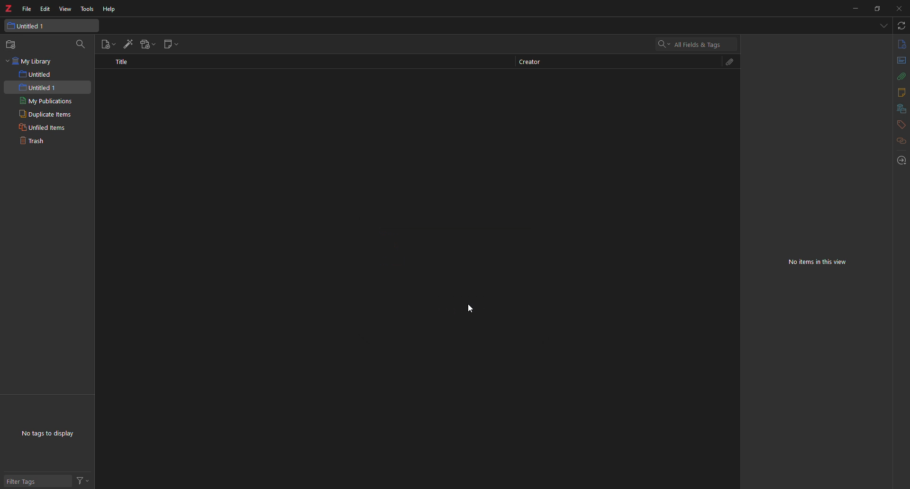  What do you see at coordinates (899, 92) in the screenshot?
I see `notes` at bounding box center [899, 92].